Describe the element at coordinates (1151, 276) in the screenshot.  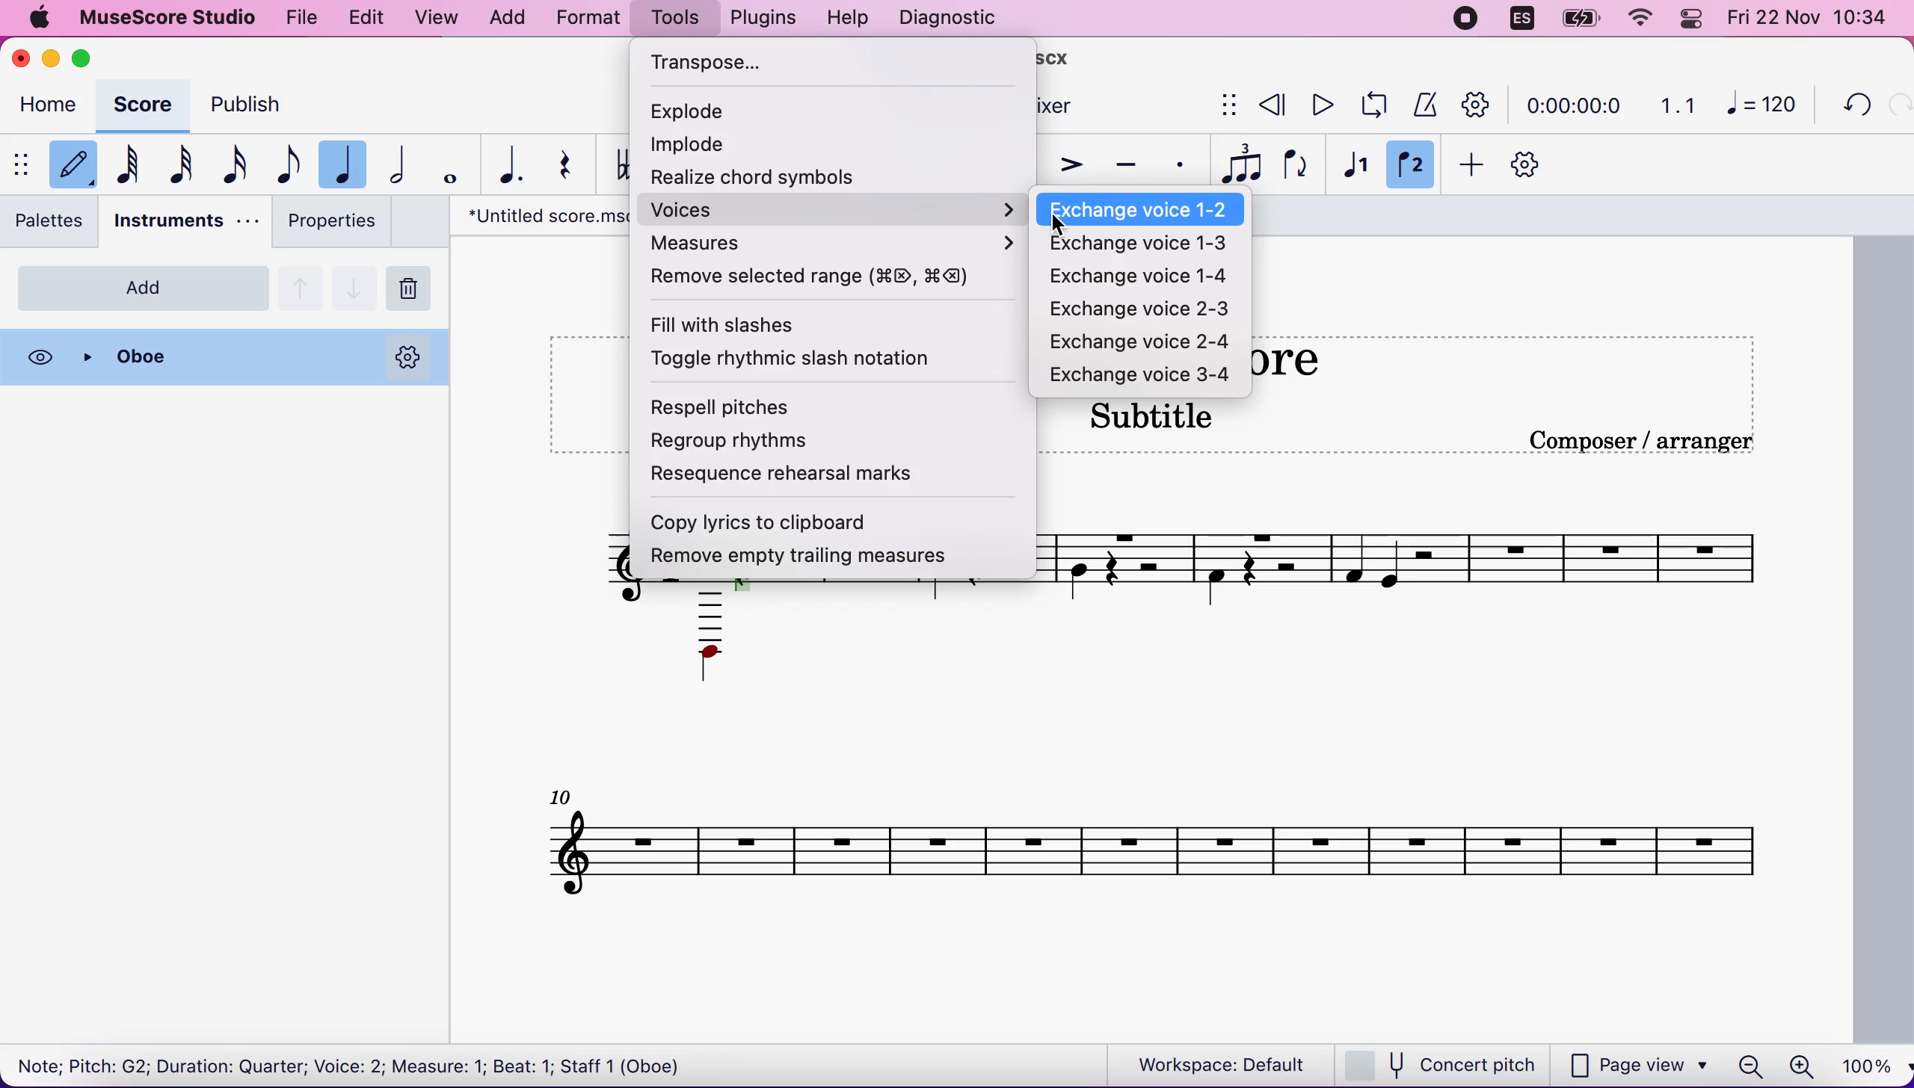
I see `exchange voice 1-4` at that location.